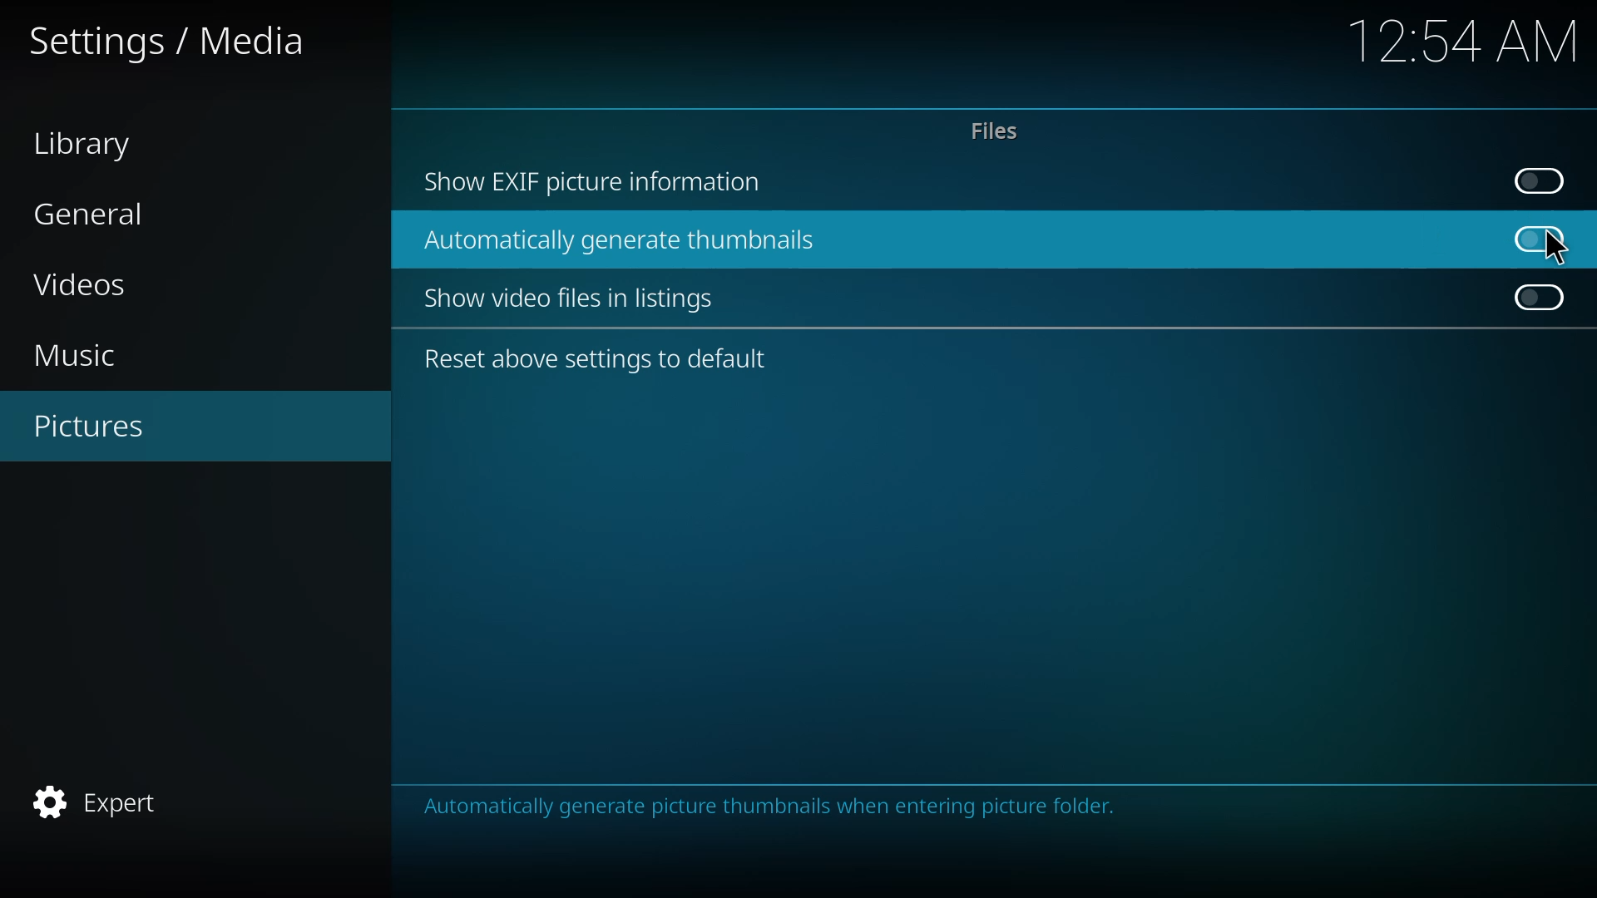  I want to click on click to enable, so click(1539, 179).